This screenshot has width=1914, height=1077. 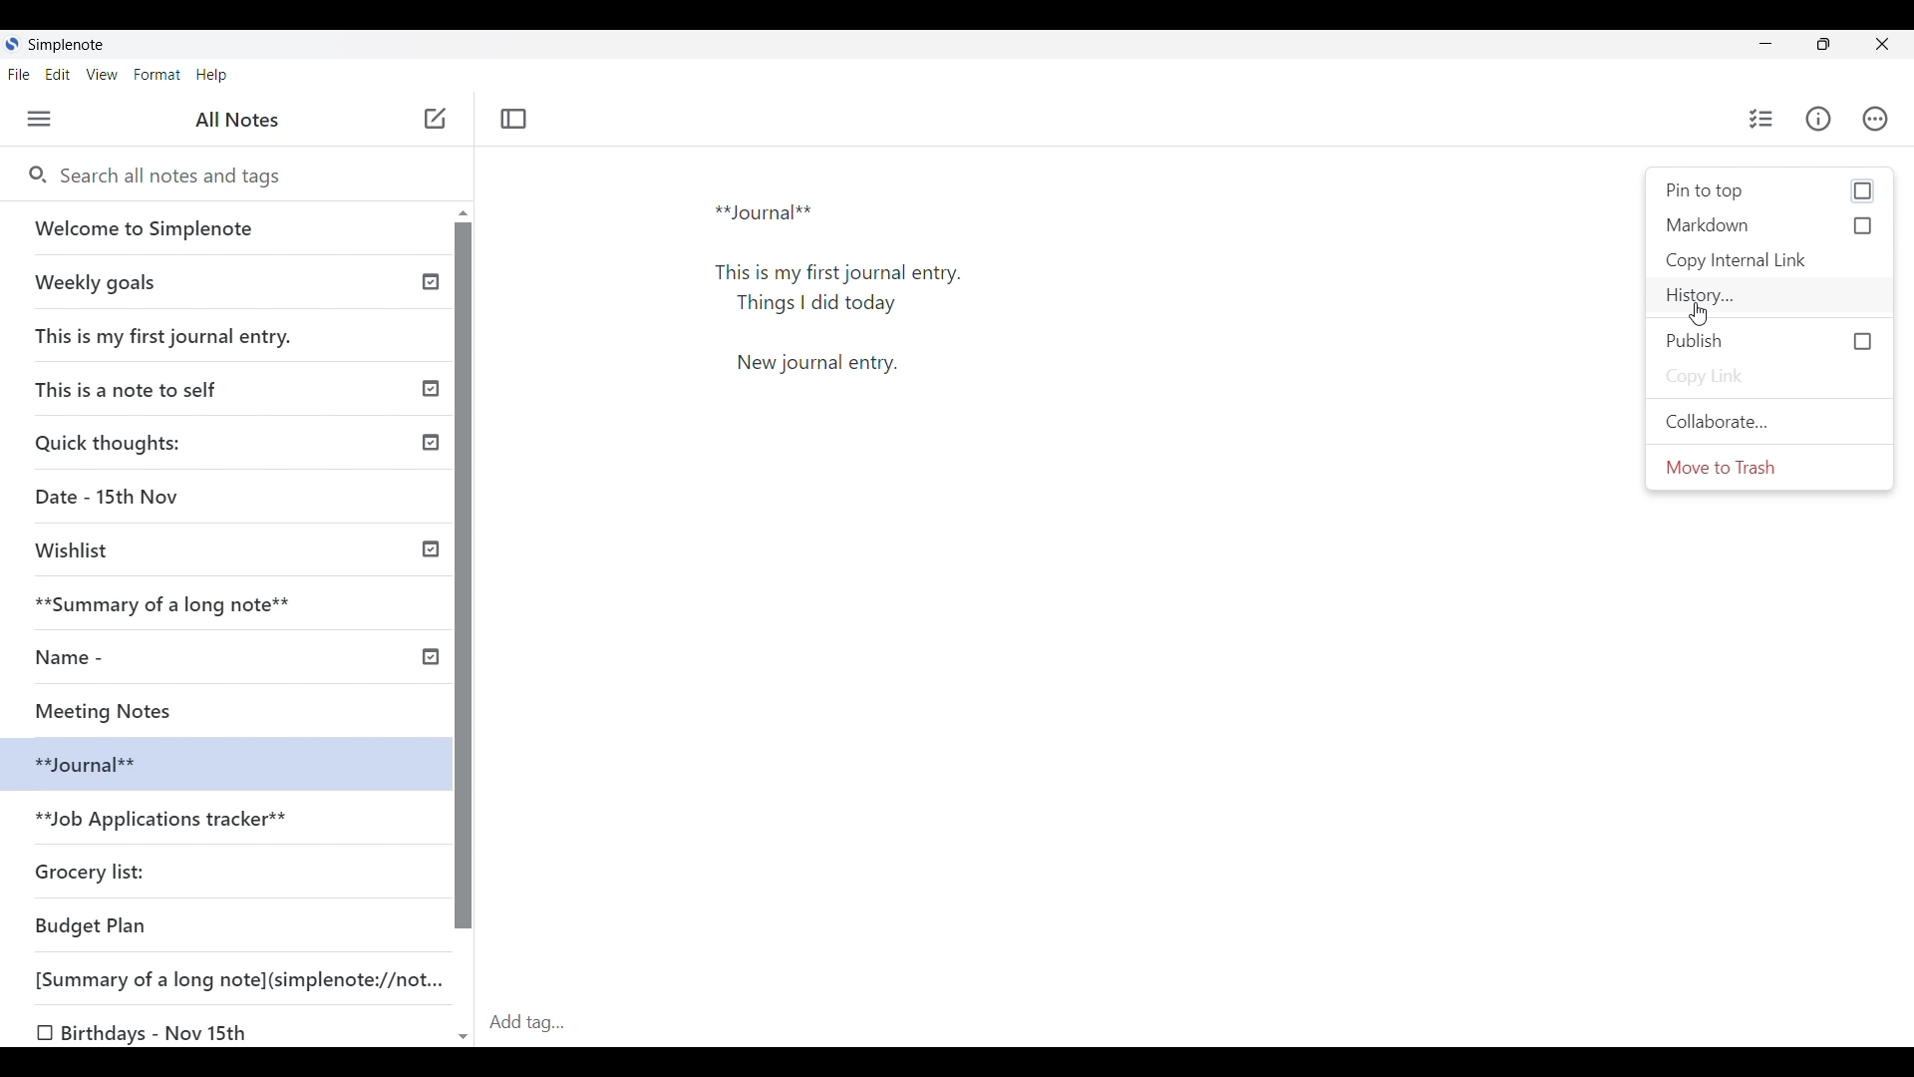 What do you see at coordinates (1197, 1024) in the screenshot?
I see `Click to type in tags` at bounding box center [1197, 1024].